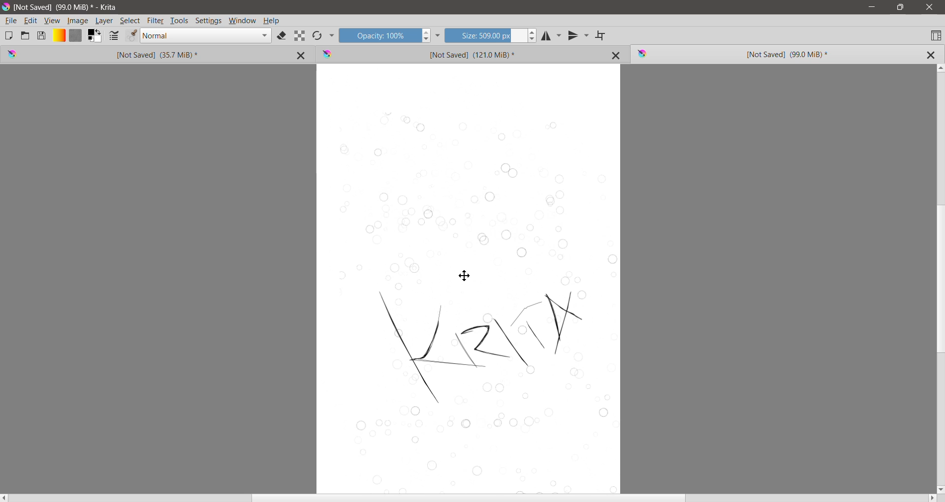 This screenshot has width=945, height=502. I want to click on Fill Gradients, so click(59, 36).